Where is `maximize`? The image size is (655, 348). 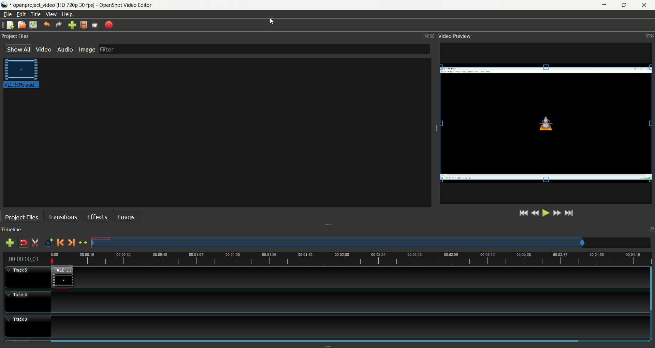
maximize is located at coordinates (625, 5).